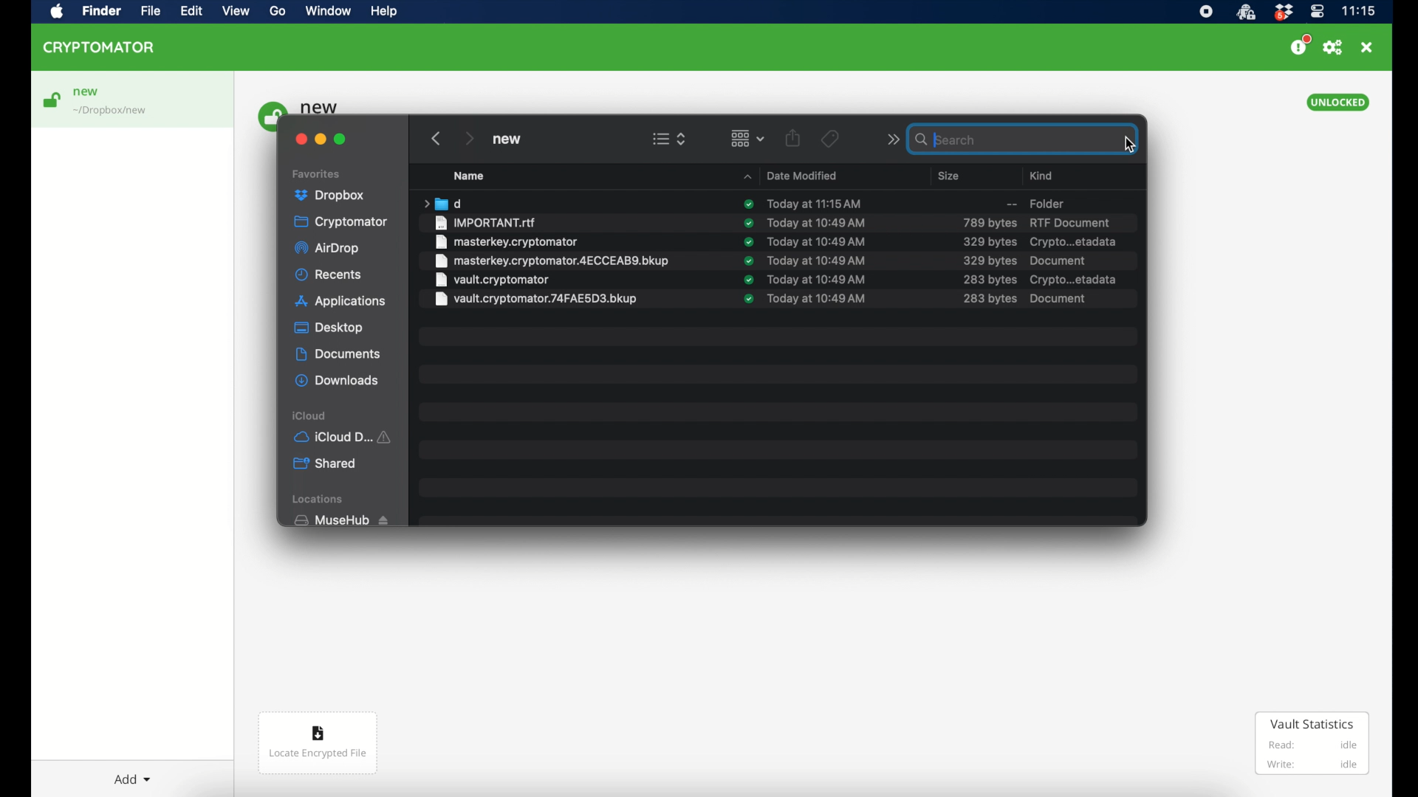 This screenshot has width=1418, height=797. I want to click on next, so click(886, 139).